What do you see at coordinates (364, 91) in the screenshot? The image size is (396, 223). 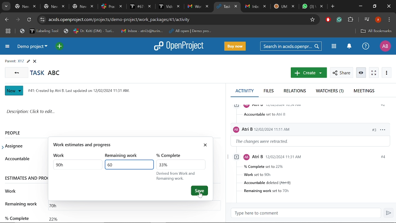 I see `Meetings` at bounding box center [364, 91].